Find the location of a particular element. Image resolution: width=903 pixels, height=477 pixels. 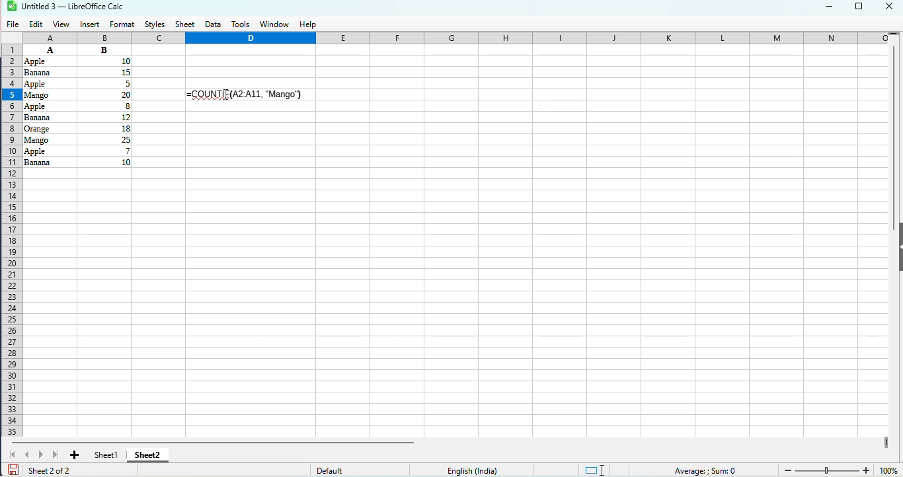

format is located at coordinates (122, 25).